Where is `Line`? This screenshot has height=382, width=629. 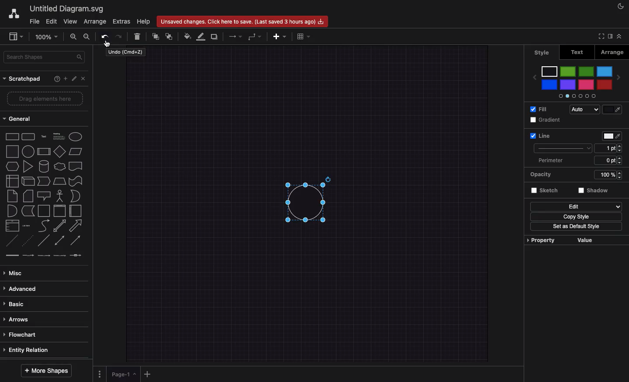
Line is located at coordinates (564, 149).